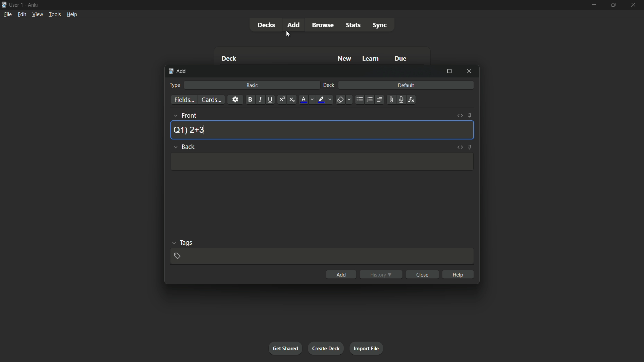 The image size is (644, 362). What do you see at coordinates (593, 4) in the screenshot?
I see `minimize` at bounding box center [593, 4].